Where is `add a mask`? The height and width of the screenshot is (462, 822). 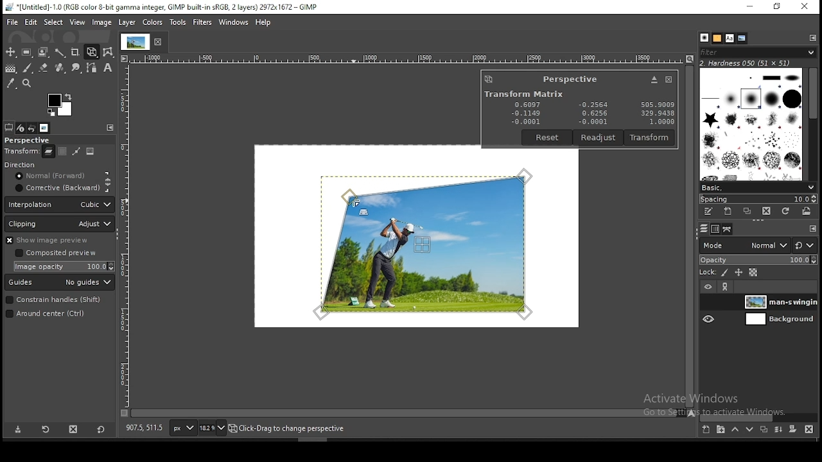
add a mask is located at coordinates (791, 429).